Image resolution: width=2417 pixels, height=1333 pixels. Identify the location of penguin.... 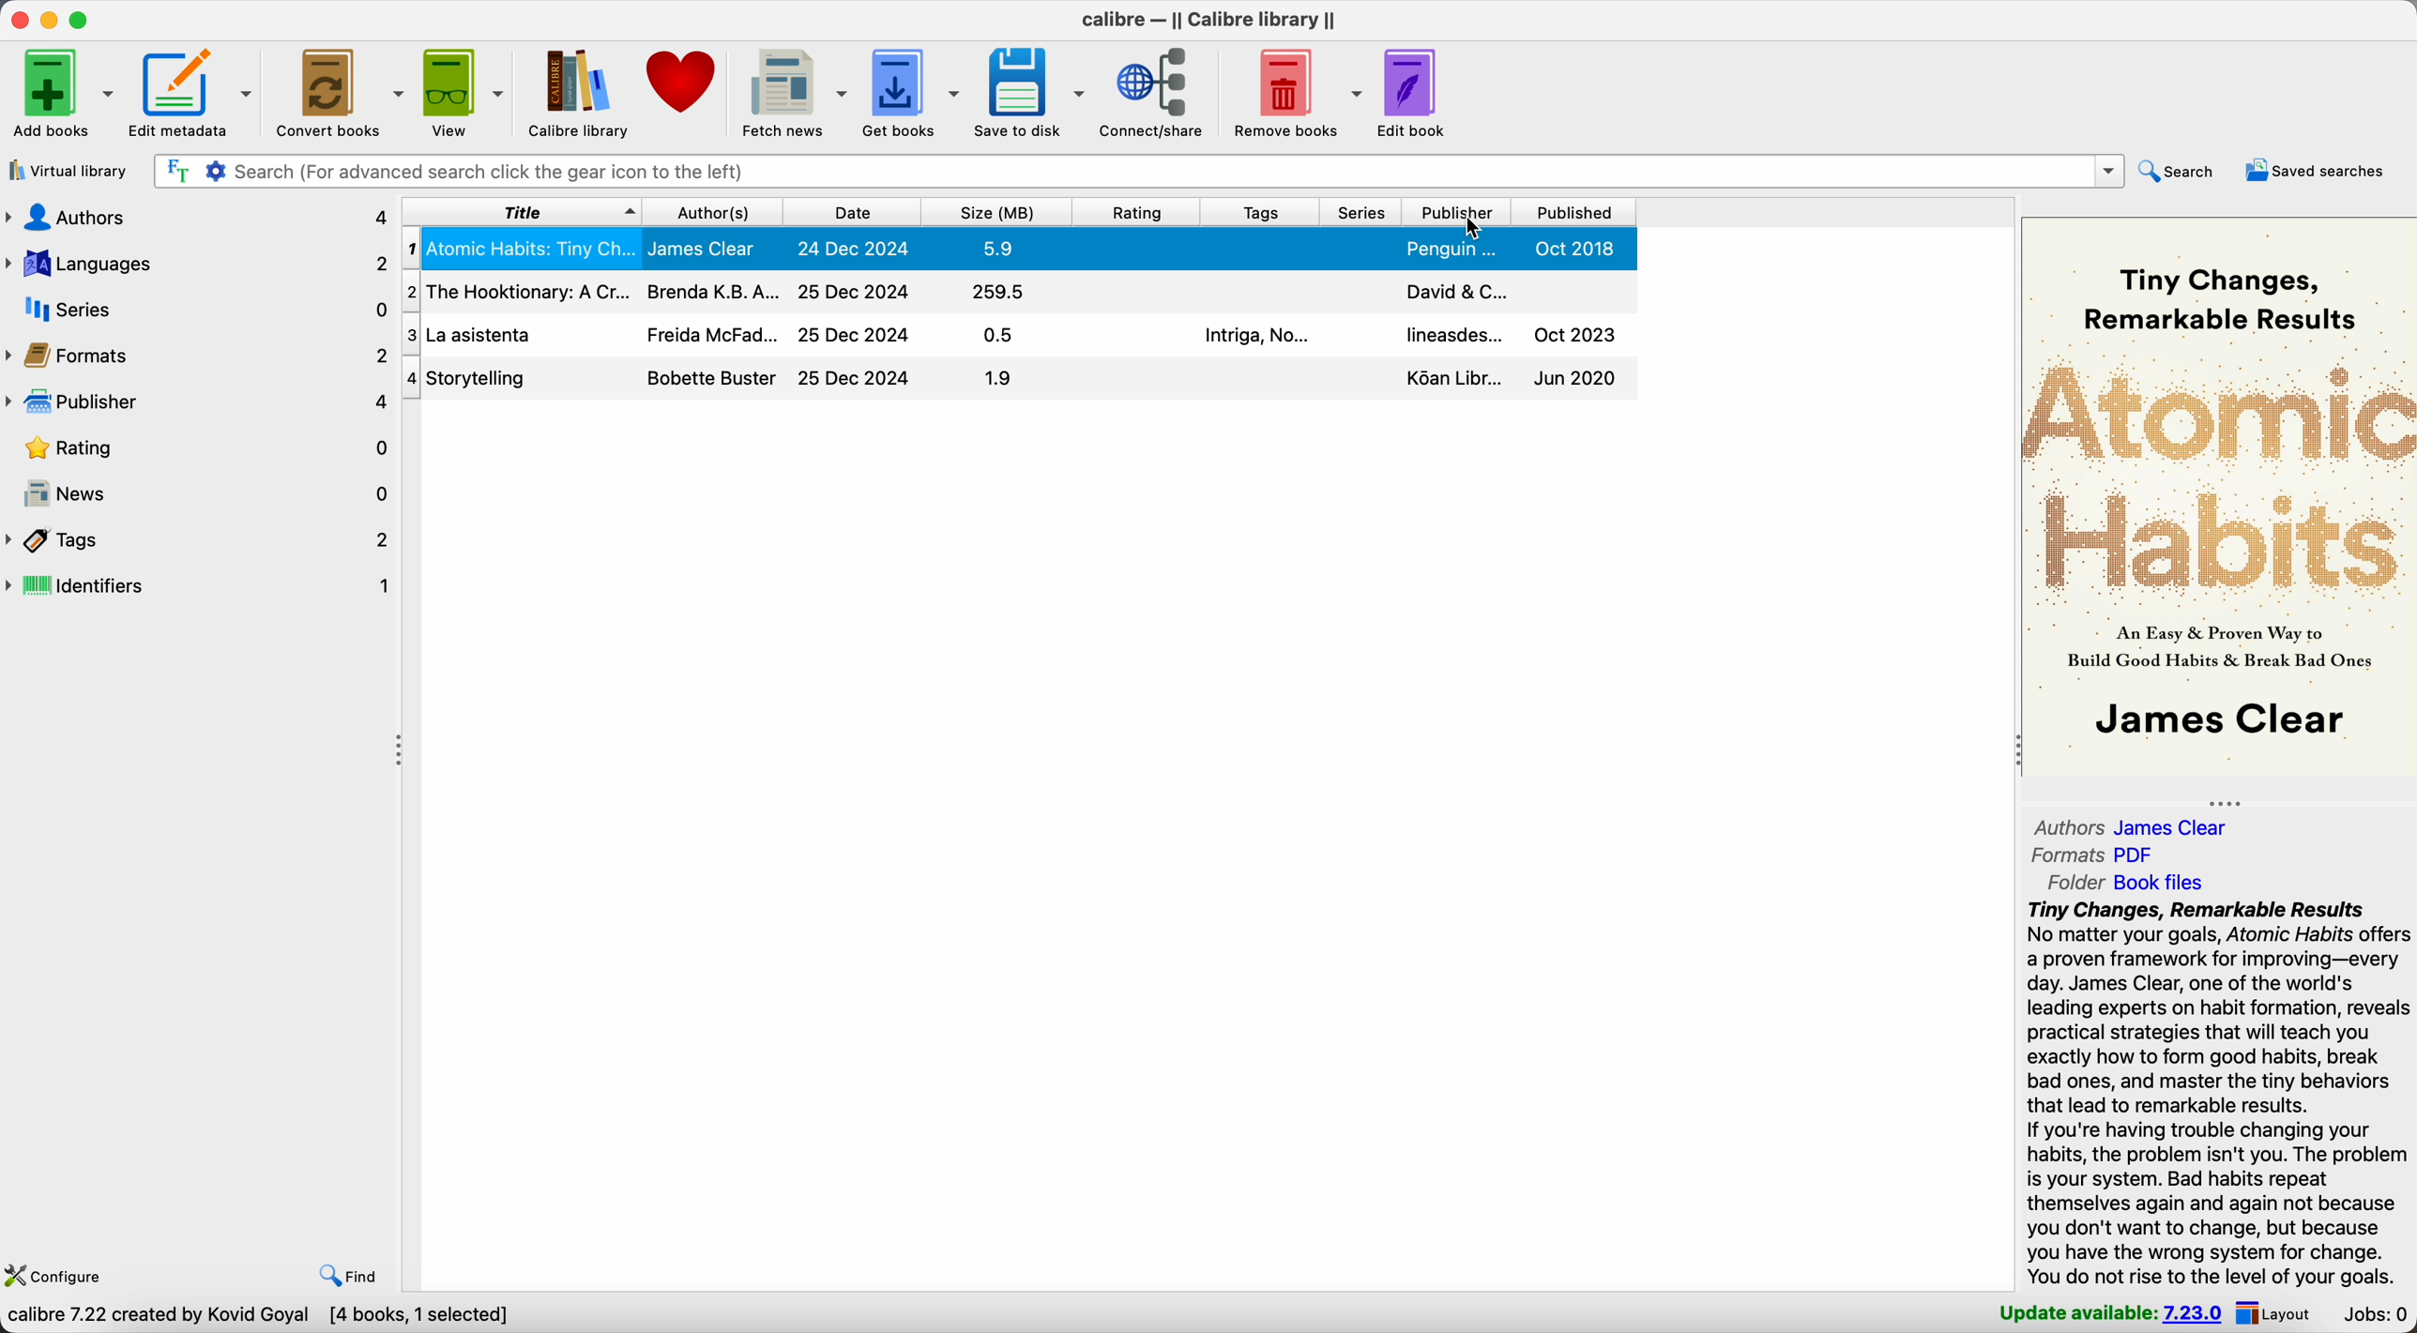
(1446, 250).